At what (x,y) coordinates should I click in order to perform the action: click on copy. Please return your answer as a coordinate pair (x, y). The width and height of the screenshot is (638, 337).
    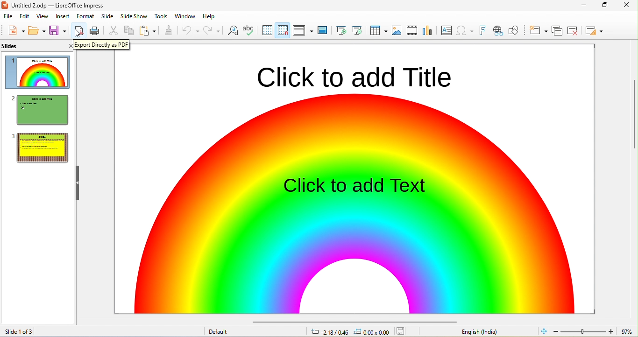
    Looking at the image, I should click on (129, 30).